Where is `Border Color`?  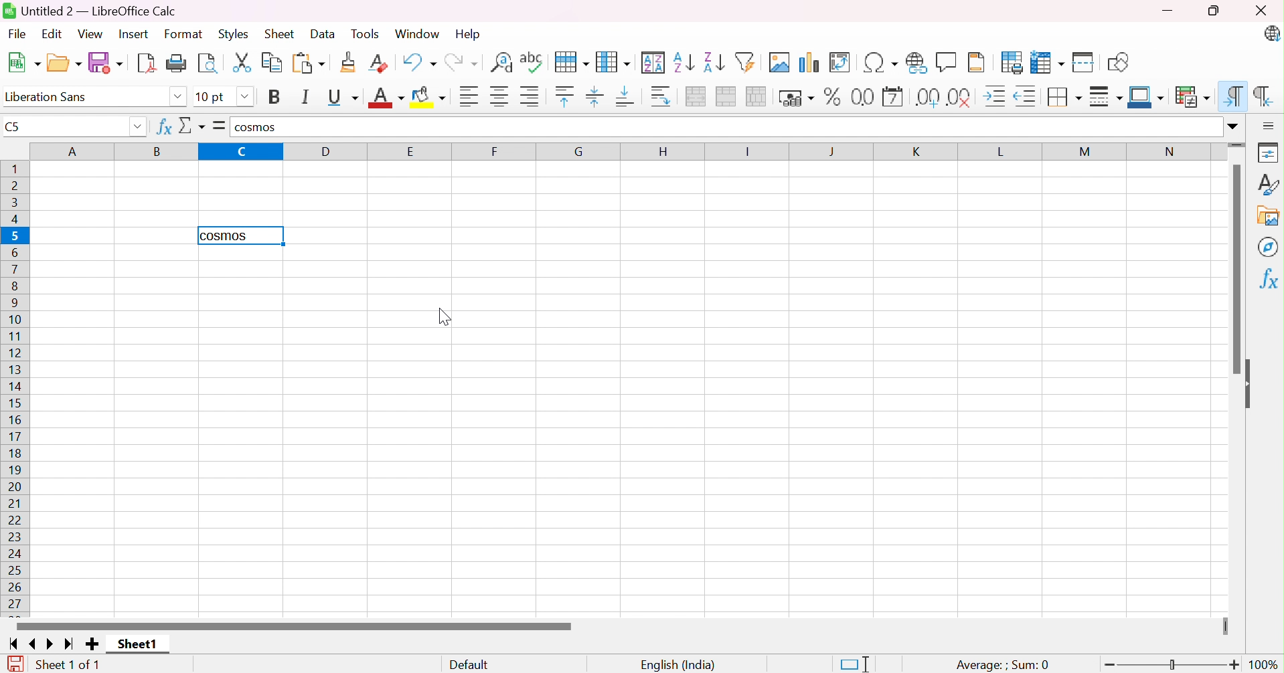
Border Color is located at coordinates (1146, 96).